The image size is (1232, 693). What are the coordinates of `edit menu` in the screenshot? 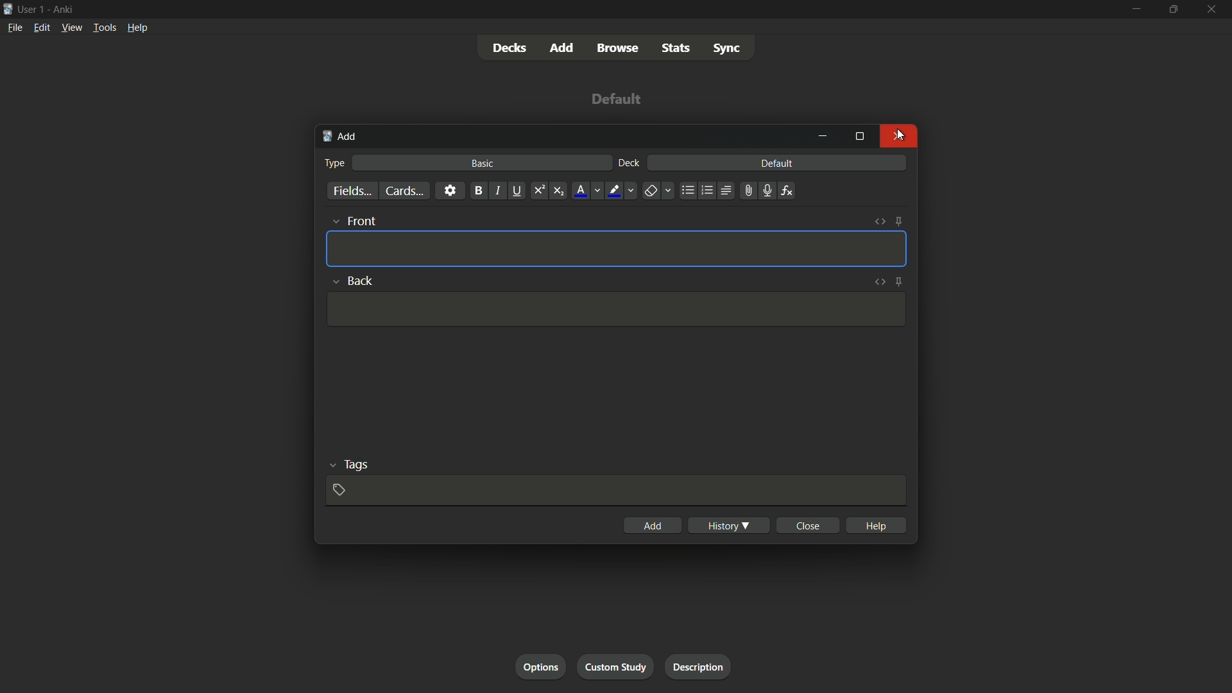 It's located at (44, 27).